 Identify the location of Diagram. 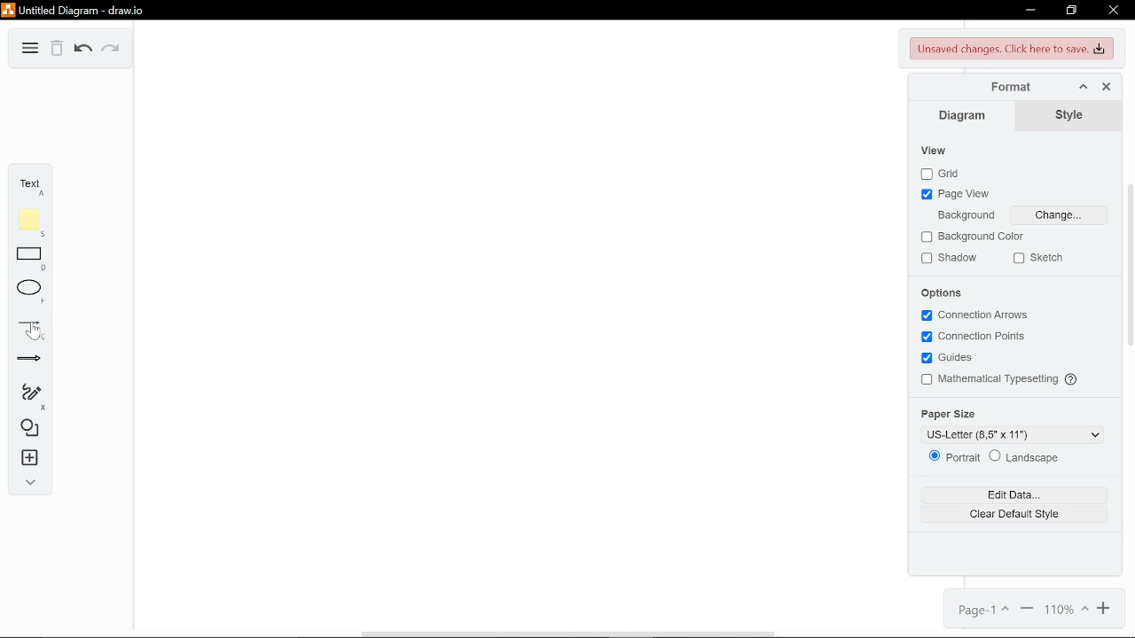
(962, 115).